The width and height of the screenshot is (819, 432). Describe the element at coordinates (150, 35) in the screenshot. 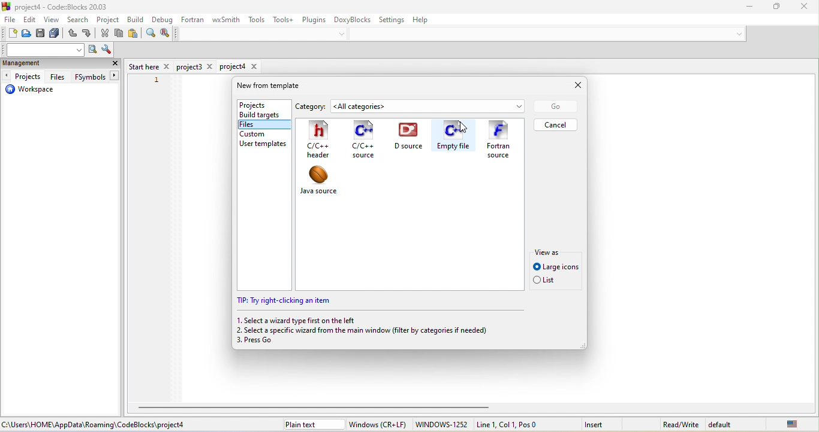

I see `find` at that location.